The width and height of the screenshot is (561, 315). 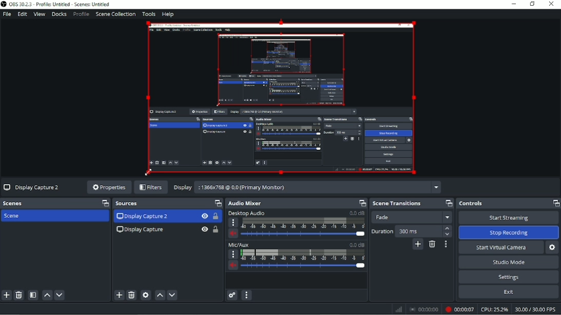 I want to click on Edit, so click(x=22, y=14).